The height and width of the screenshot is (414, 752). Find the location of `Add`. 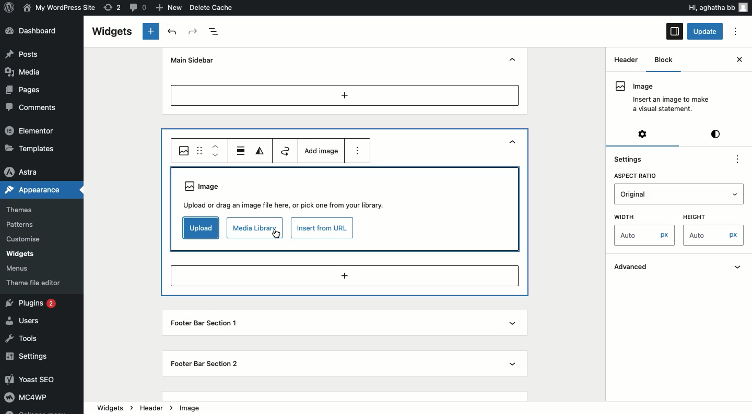

Add is located at coordinates (345, 95).